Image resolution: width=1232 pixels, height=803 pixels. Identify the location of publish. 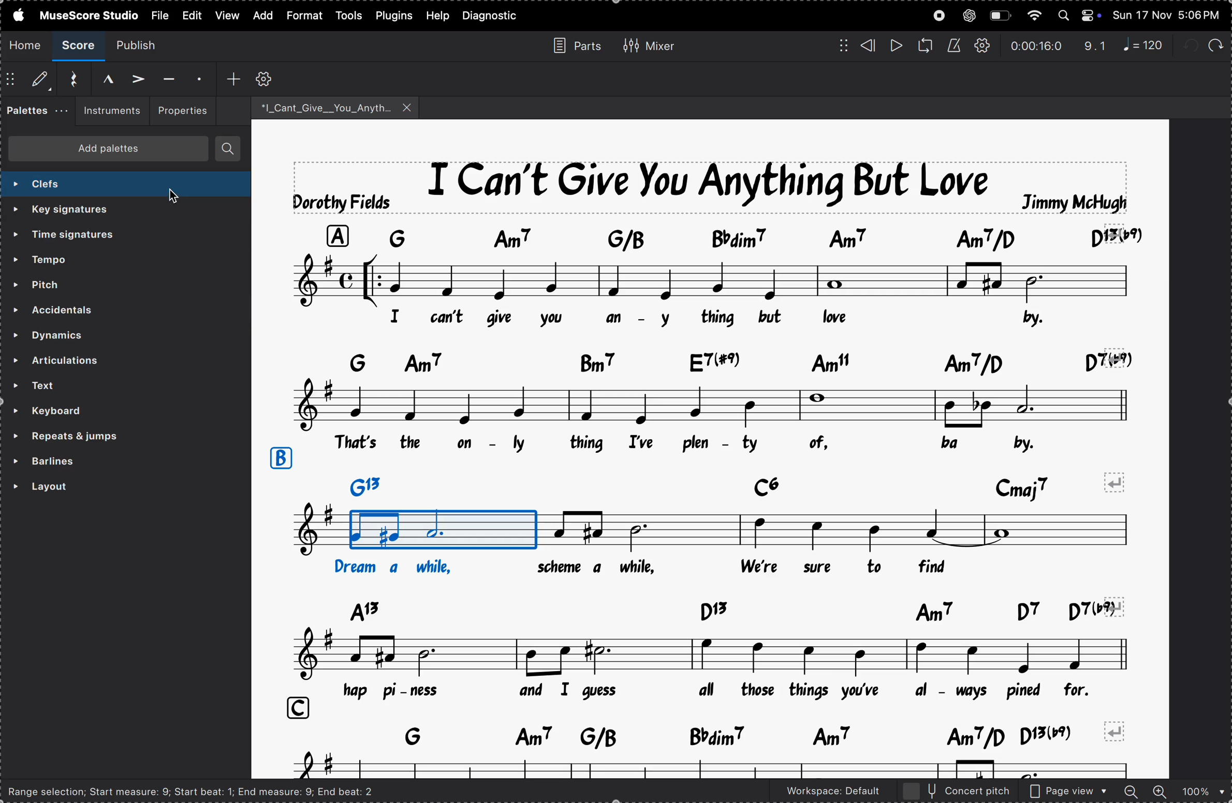
(143, 44).